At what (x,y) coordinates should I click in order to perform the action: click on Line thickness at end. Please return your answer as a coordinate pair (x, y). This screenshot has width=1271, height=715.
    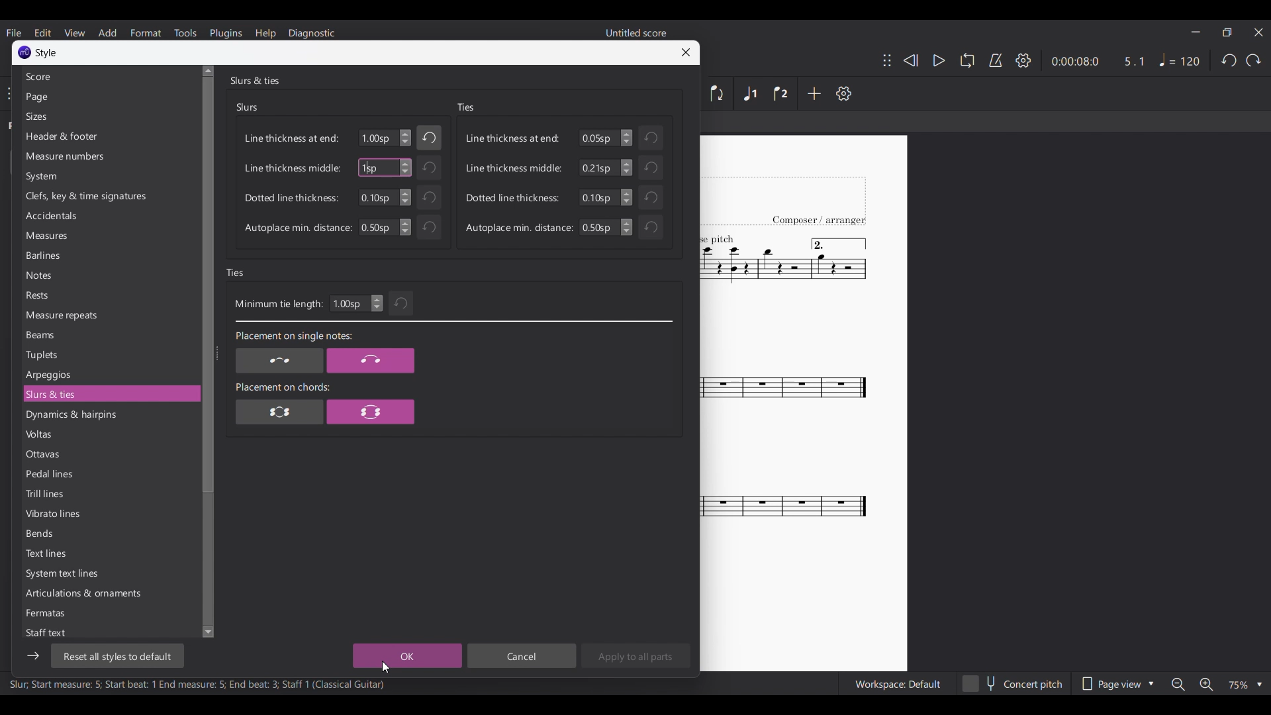
    Looking at the image, I should click on (292, 138).